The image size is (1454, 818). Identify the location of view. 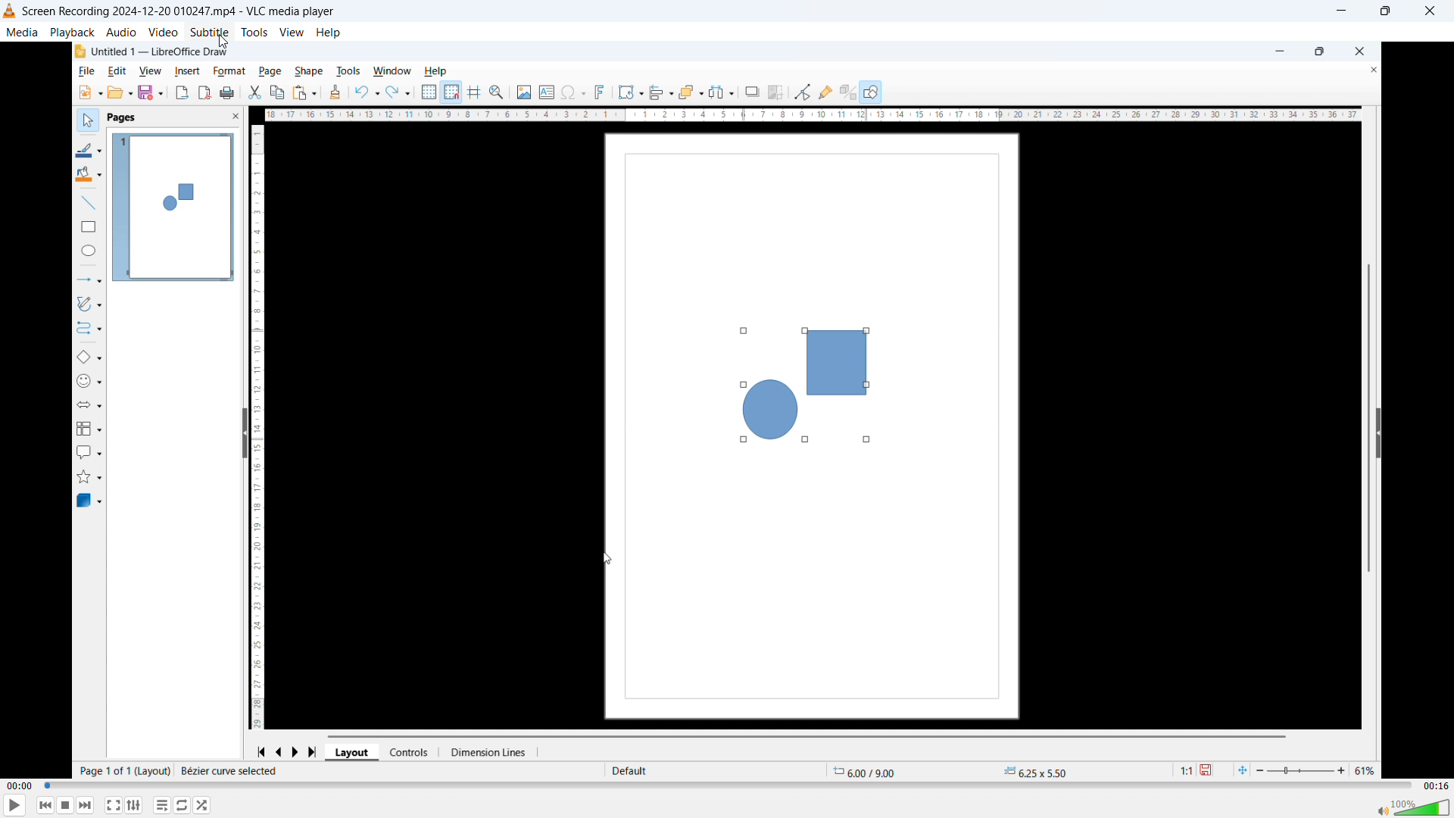
(149, 71).